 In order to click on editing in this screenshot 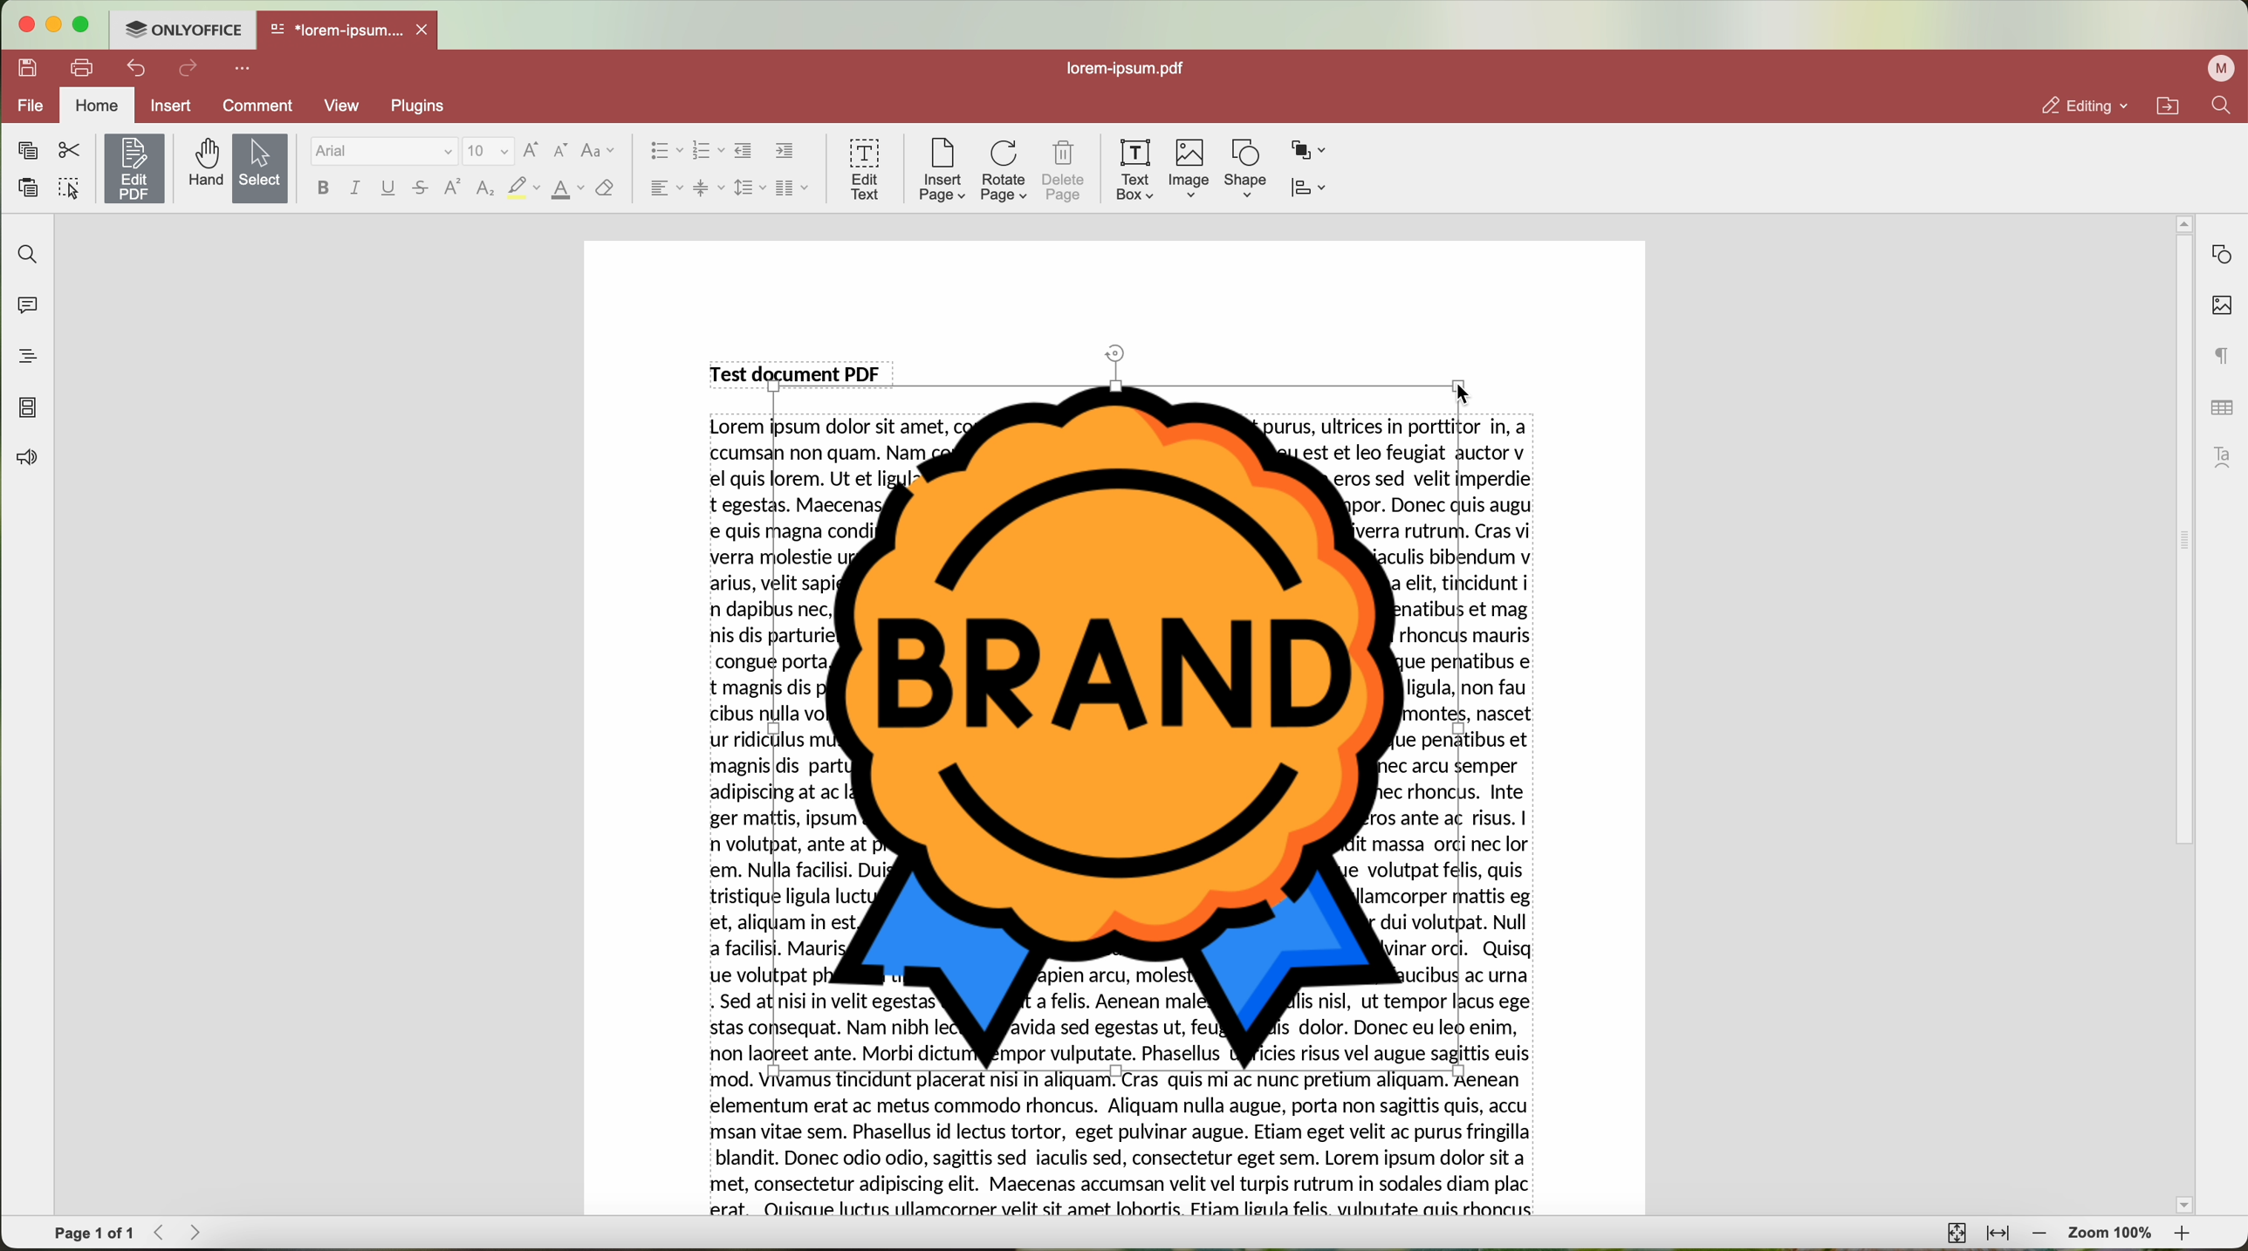, I will do `click(2083, 106)`.